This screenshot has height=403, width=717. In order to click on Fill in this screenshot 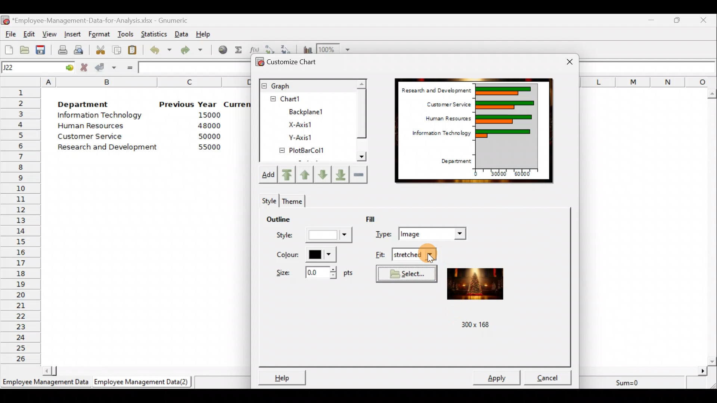, I will do `click(380, 218)`.